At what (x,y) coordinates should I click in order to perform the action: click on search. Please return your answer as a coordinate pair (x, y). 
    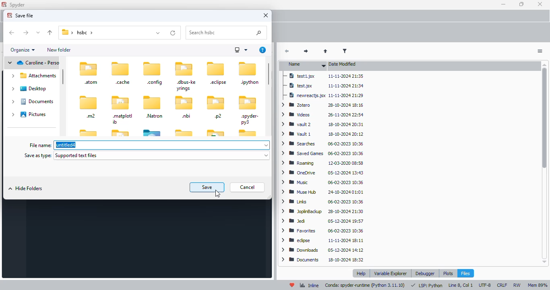
    Looking at the image, I should click on (226, 33).